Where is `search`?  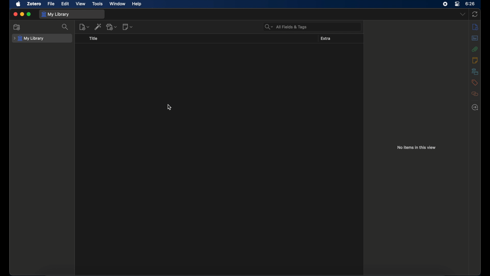 search is located at coordinates (65, 27).